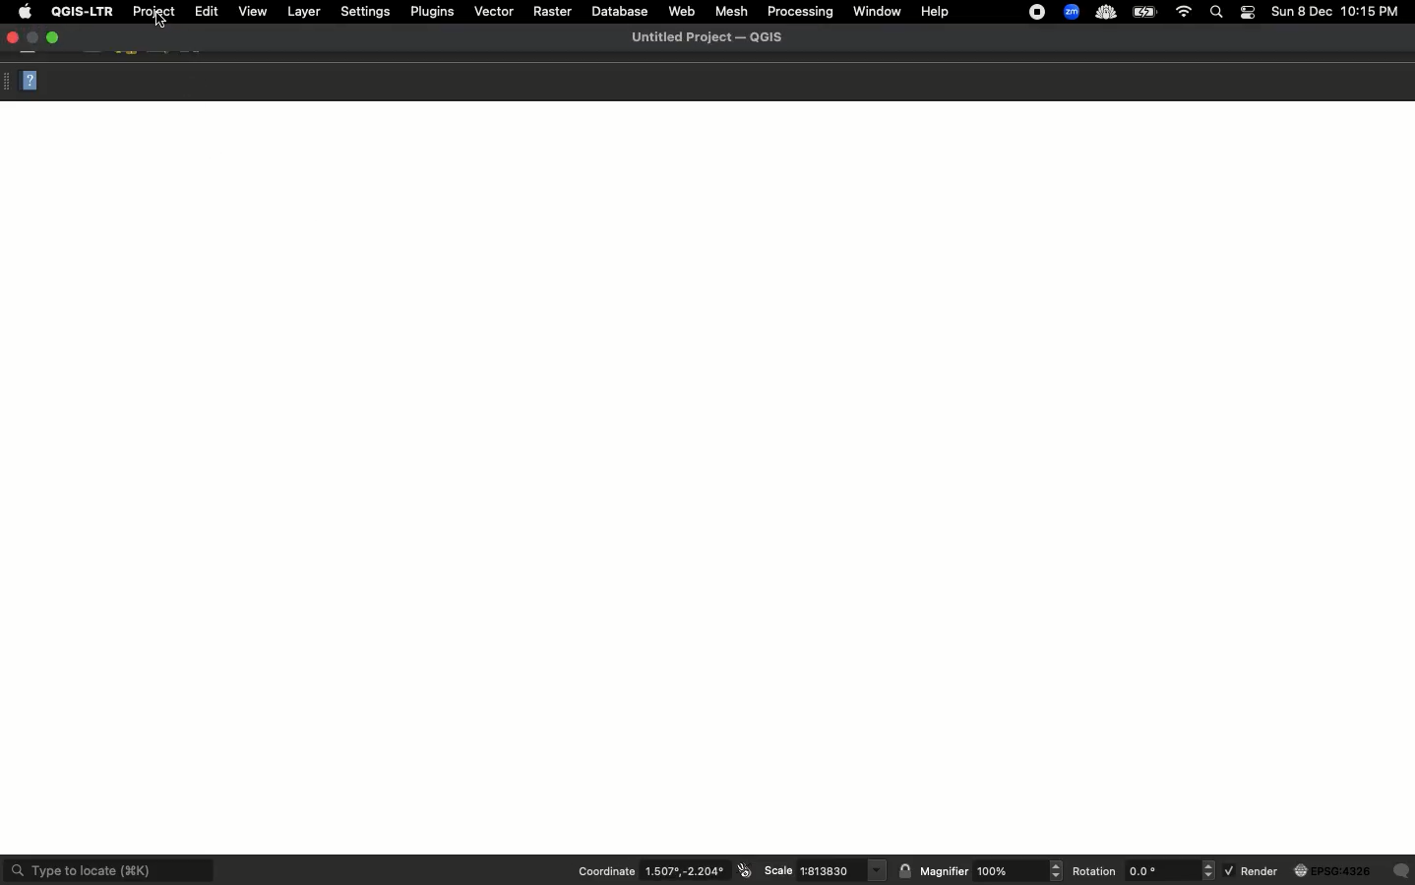 The image size is (1415, 885). I want to click on Rotation, so click(1096, 872).